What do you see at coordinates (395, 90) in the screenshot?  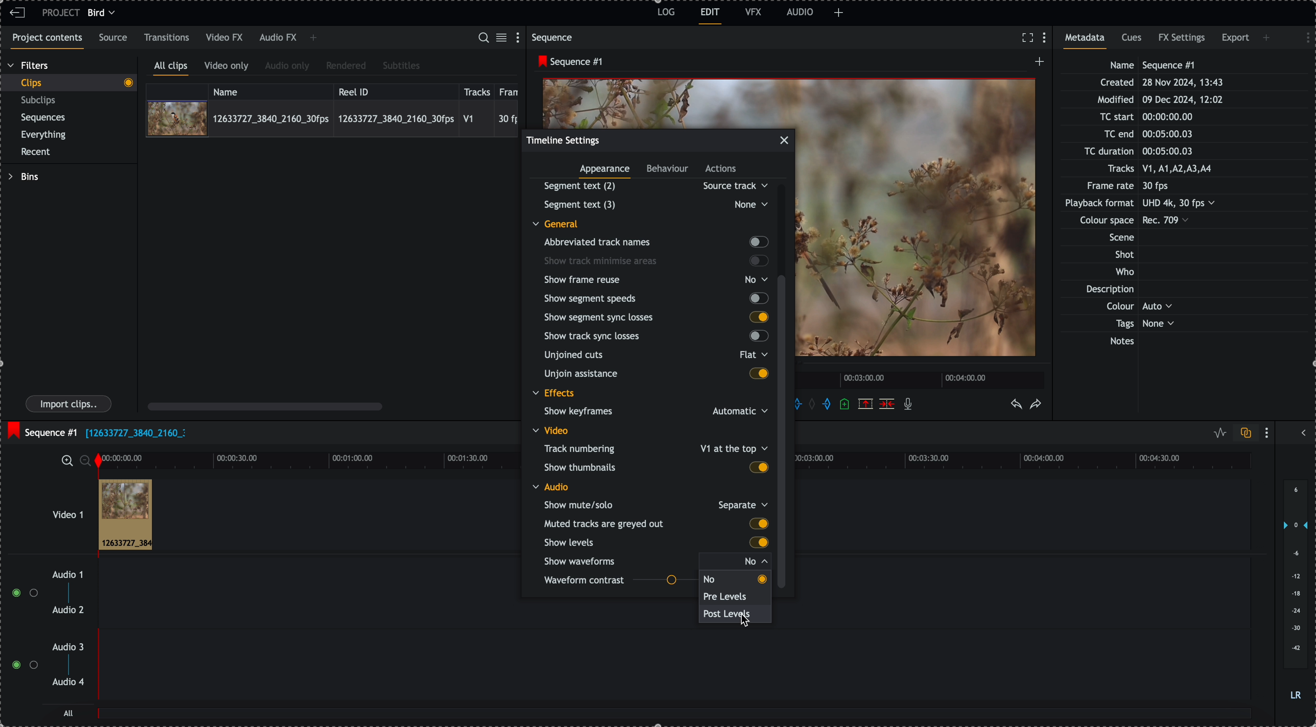 I see `reel ID` at bounding box center [395, 90].